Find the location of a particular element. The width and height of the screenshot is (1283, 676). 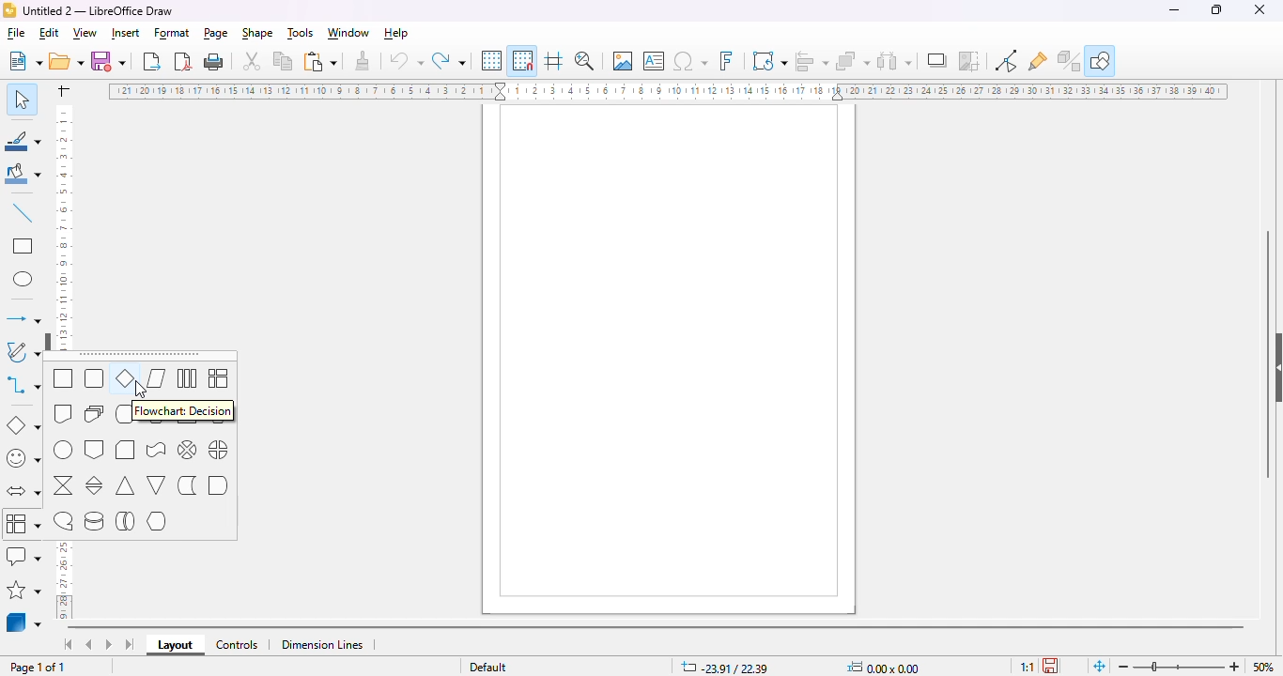

scroll to first sheet is located at coordinates (69, 643).